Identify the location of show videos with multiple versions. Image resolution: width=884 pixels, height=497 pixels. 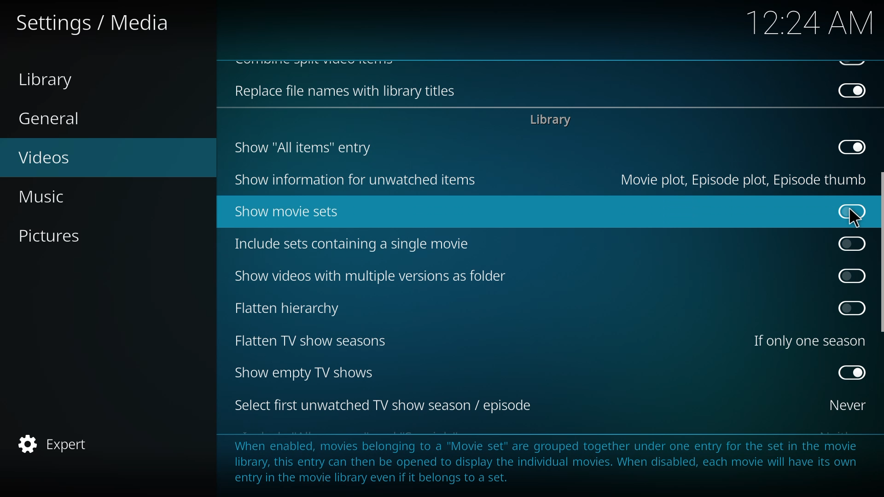
(369, 276).